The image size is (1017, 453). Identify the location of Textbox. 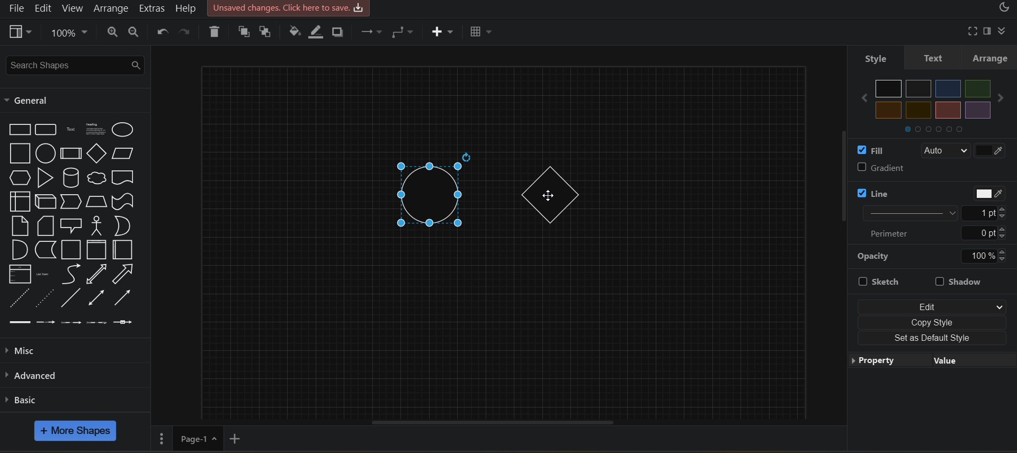
(95, 129).